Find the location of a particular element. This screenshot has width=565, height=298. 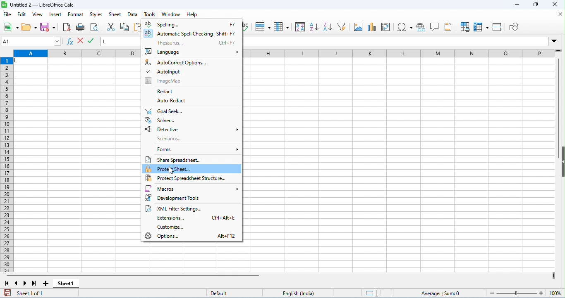

export pdf is located at coordinates (67, 27).